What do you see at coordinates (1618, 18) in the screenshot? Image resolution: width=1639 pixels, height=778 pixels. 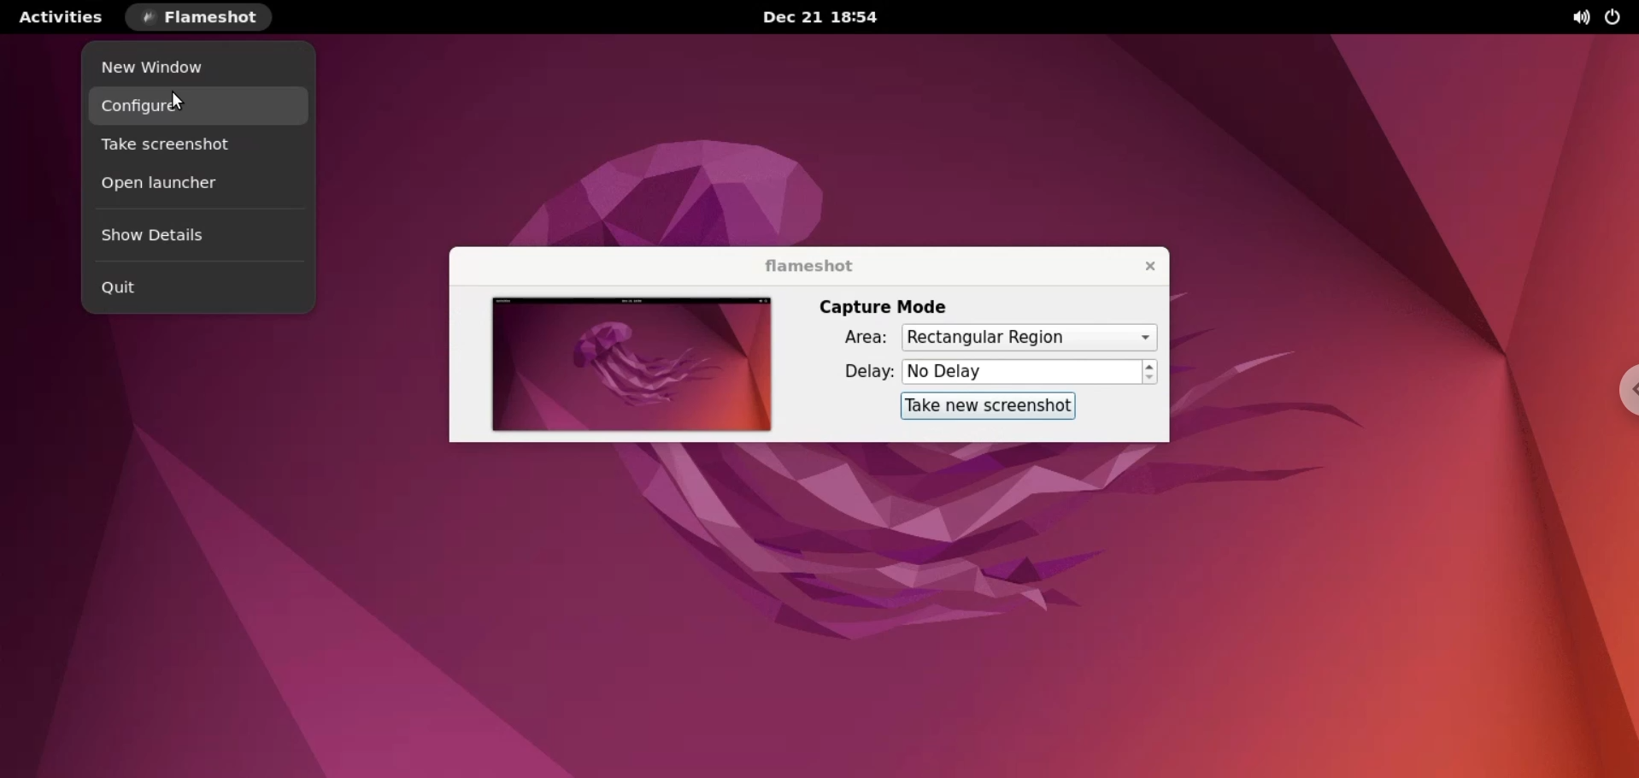 I see `power options` at bounding box center [1618, 18].